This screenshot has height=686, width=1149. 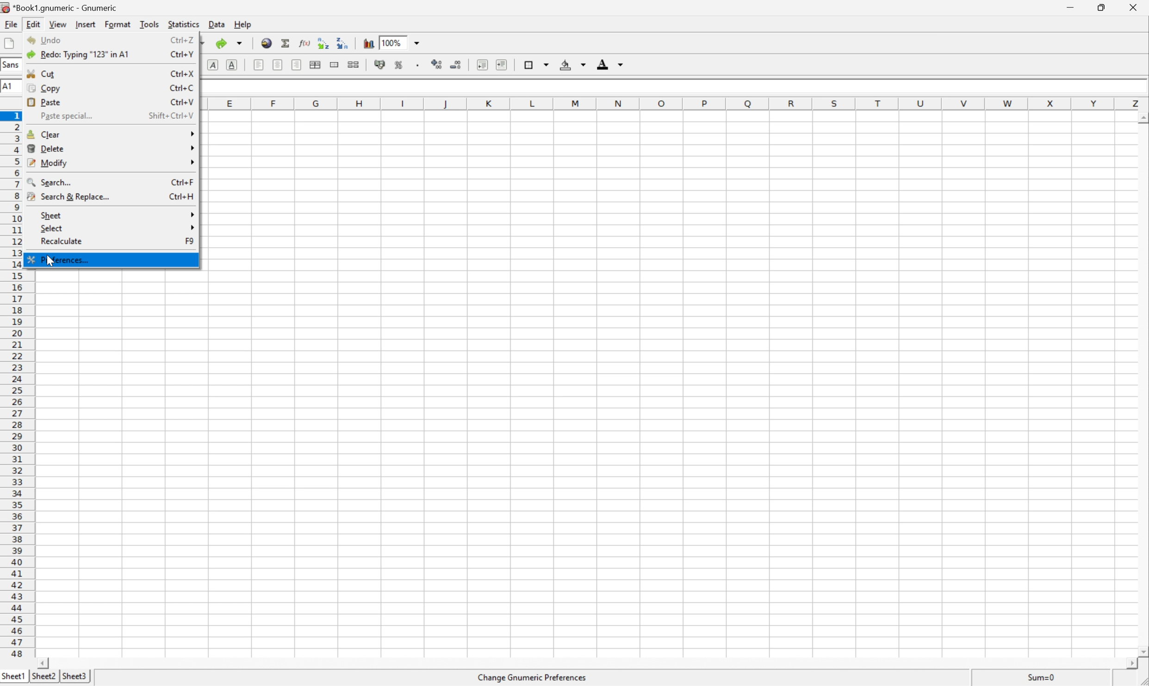 I want to click on search ctrl+f, so click(x=112, y=182).